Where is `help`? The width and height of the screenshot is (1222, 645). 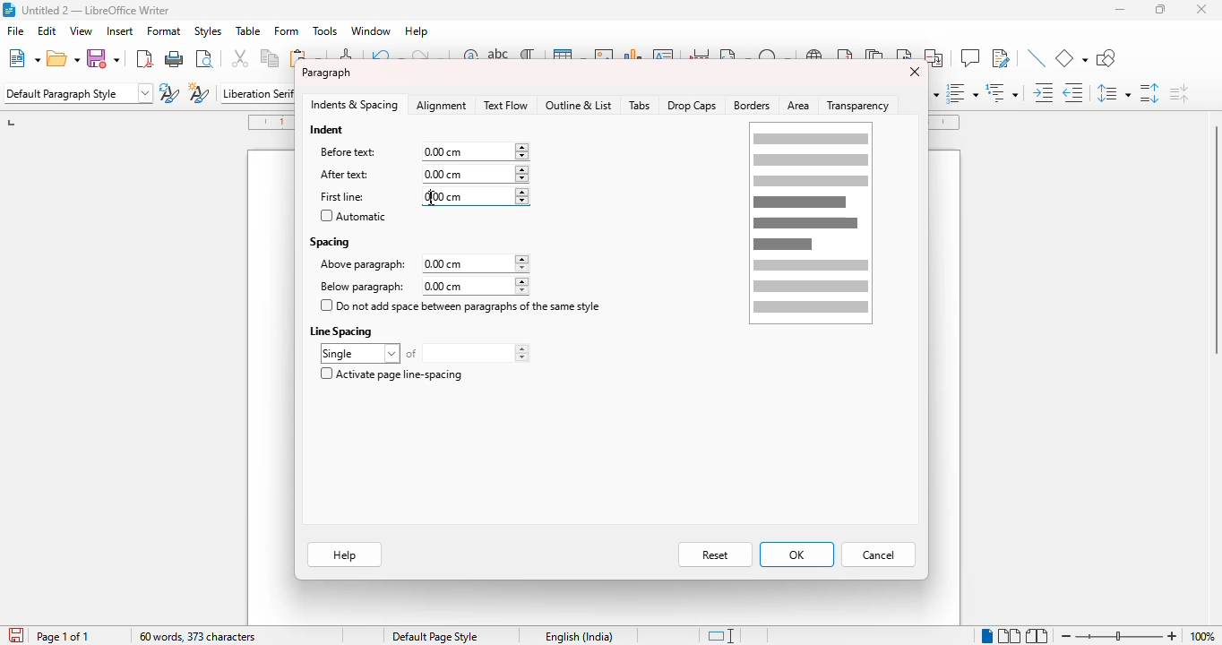 help is located at coordinates (417, 31).